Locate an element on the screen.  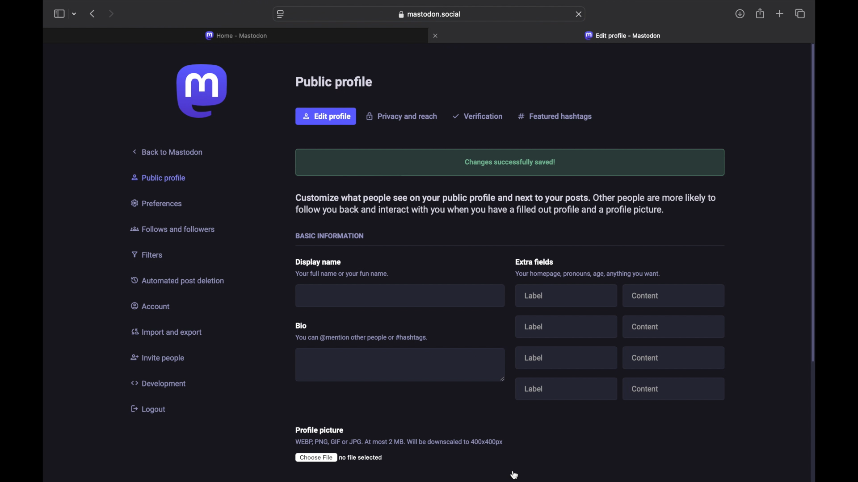
Bio
You can @mention other people or #hashtags. is located at coordinates (368, 331).